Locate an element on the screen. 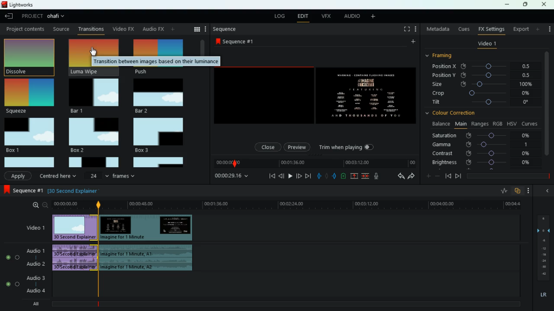 This screenshot has height=311, width=554. beggining is located at coordinates (269, 176).